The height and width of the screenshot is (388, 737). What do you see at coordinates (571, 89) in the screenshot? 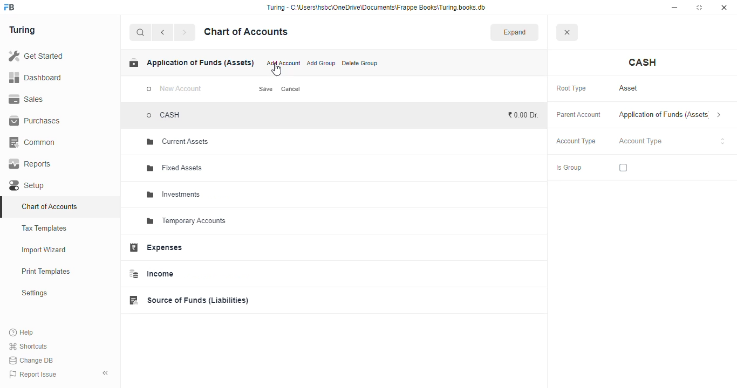
I see `root type` at bounding box center [571, 89].